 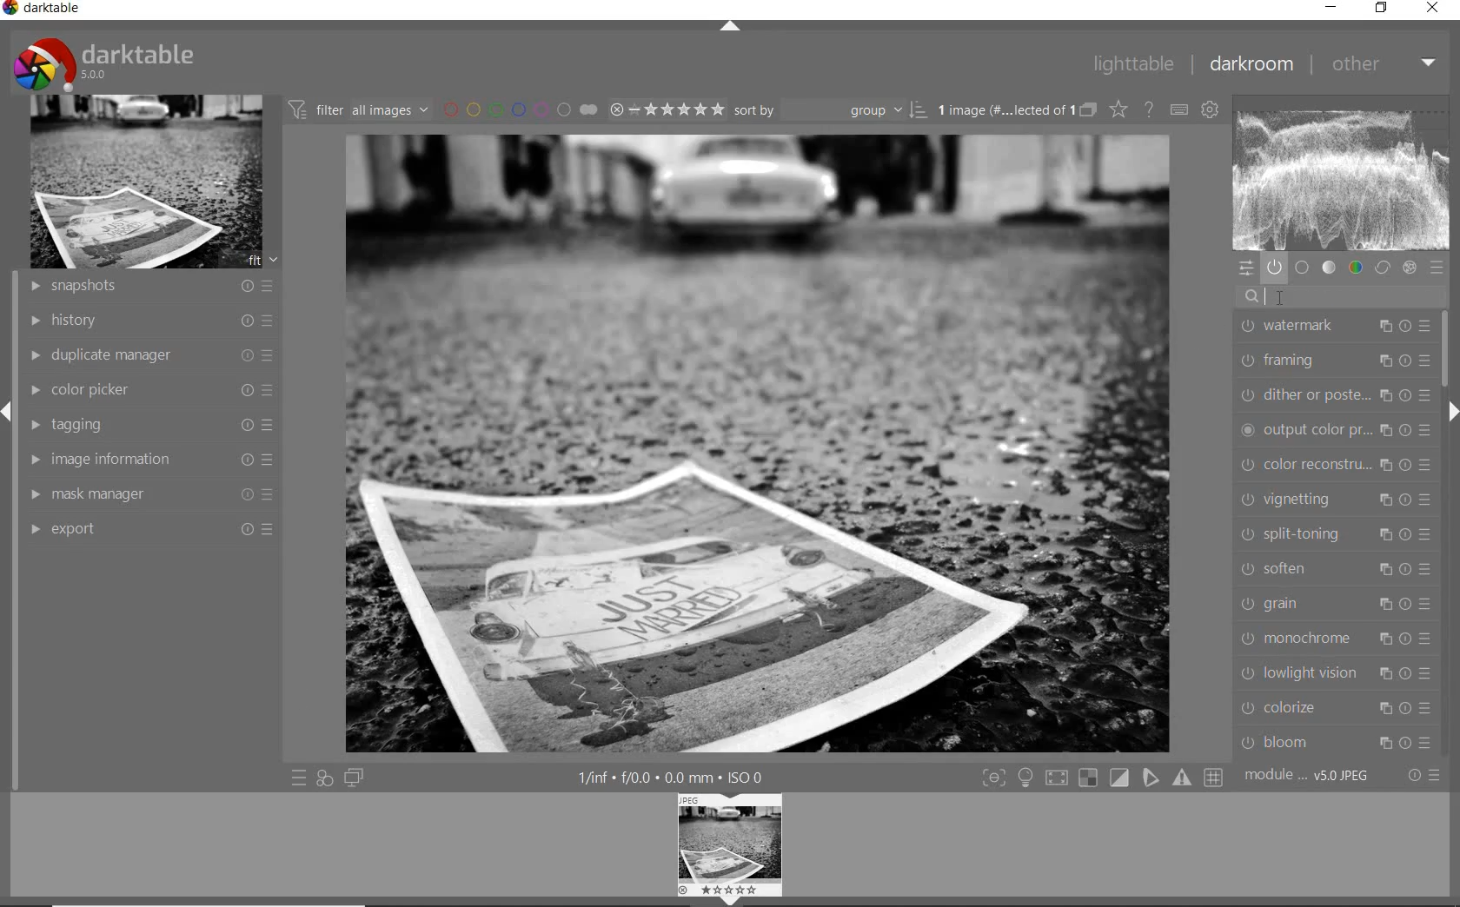 What do you see at coordinates (1449, 348) in the screenshot?
I see `scollbar` at bounding box center [1449, 348].